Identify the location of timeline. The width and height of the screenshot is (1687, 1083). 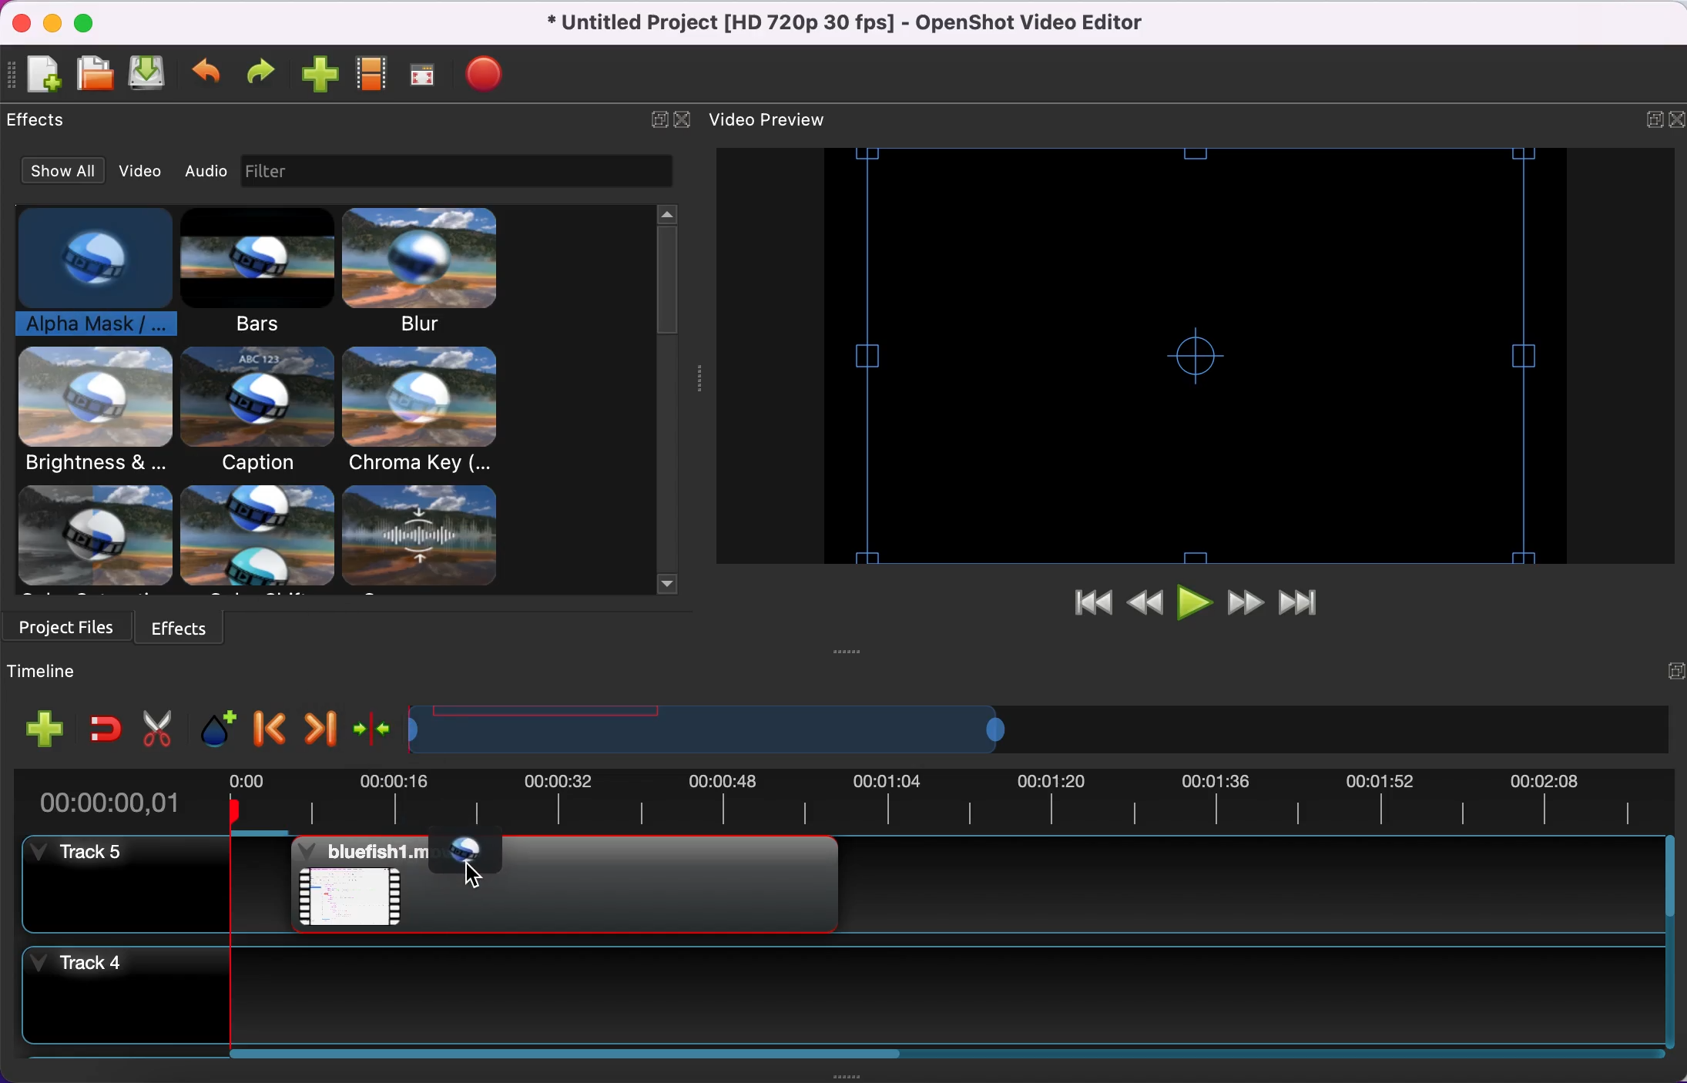
(1013, 730).